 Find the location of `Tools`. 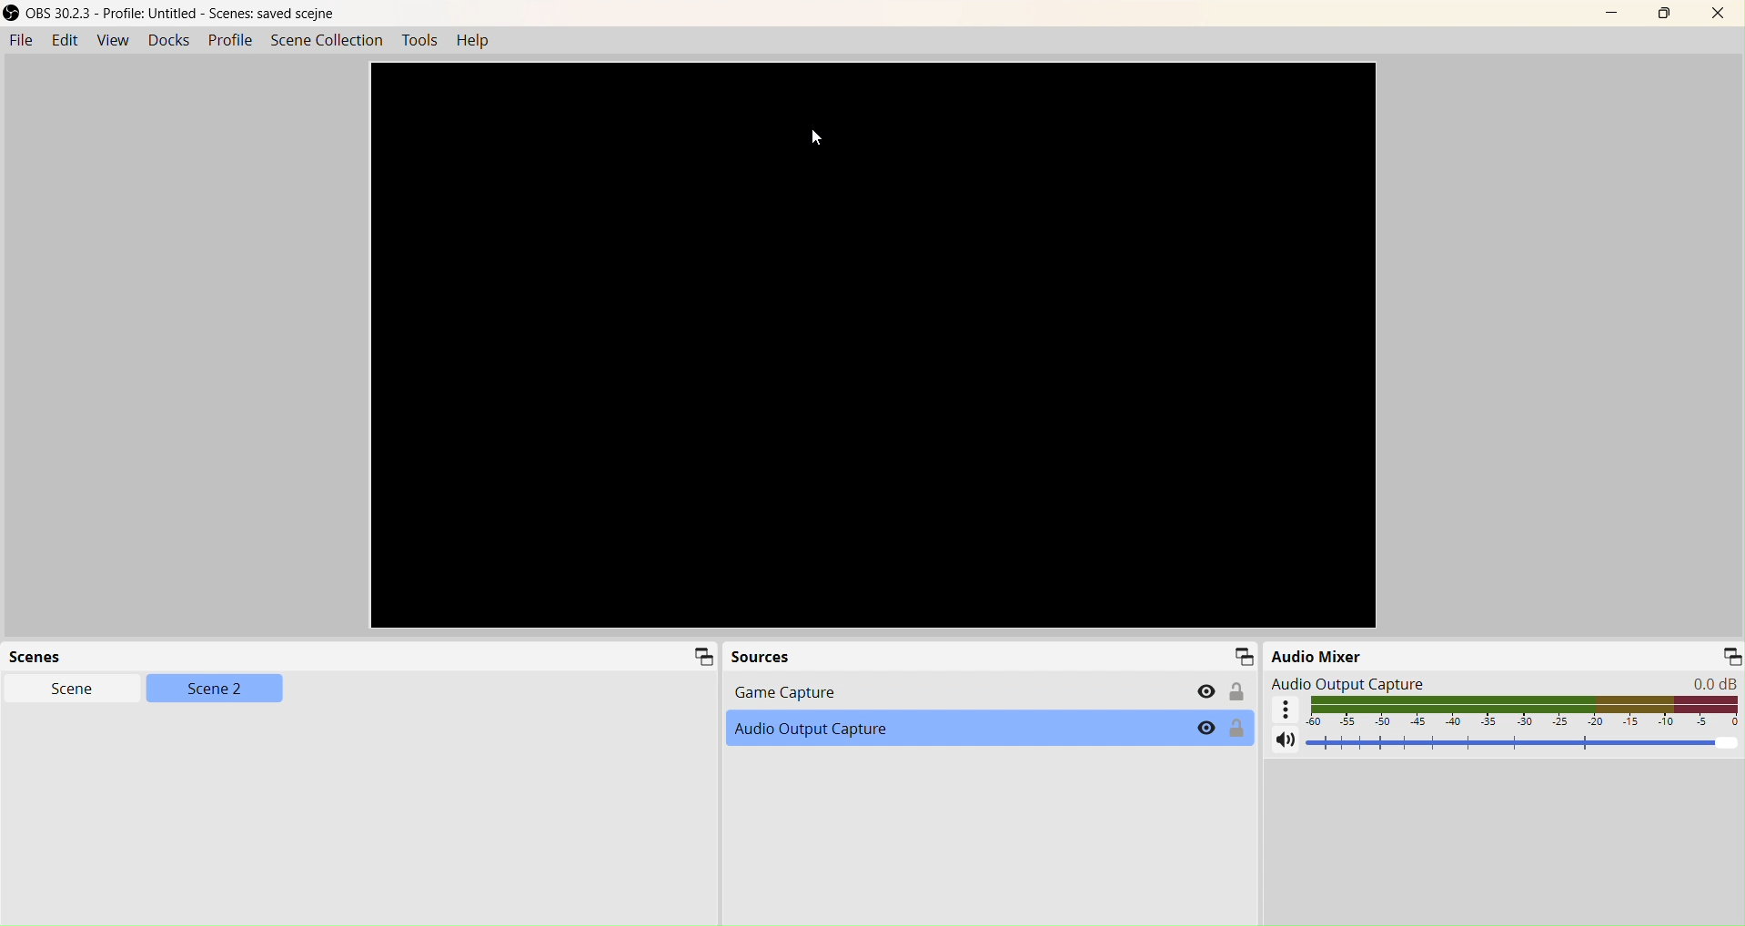

Tools is located at coordinates (419, 42).